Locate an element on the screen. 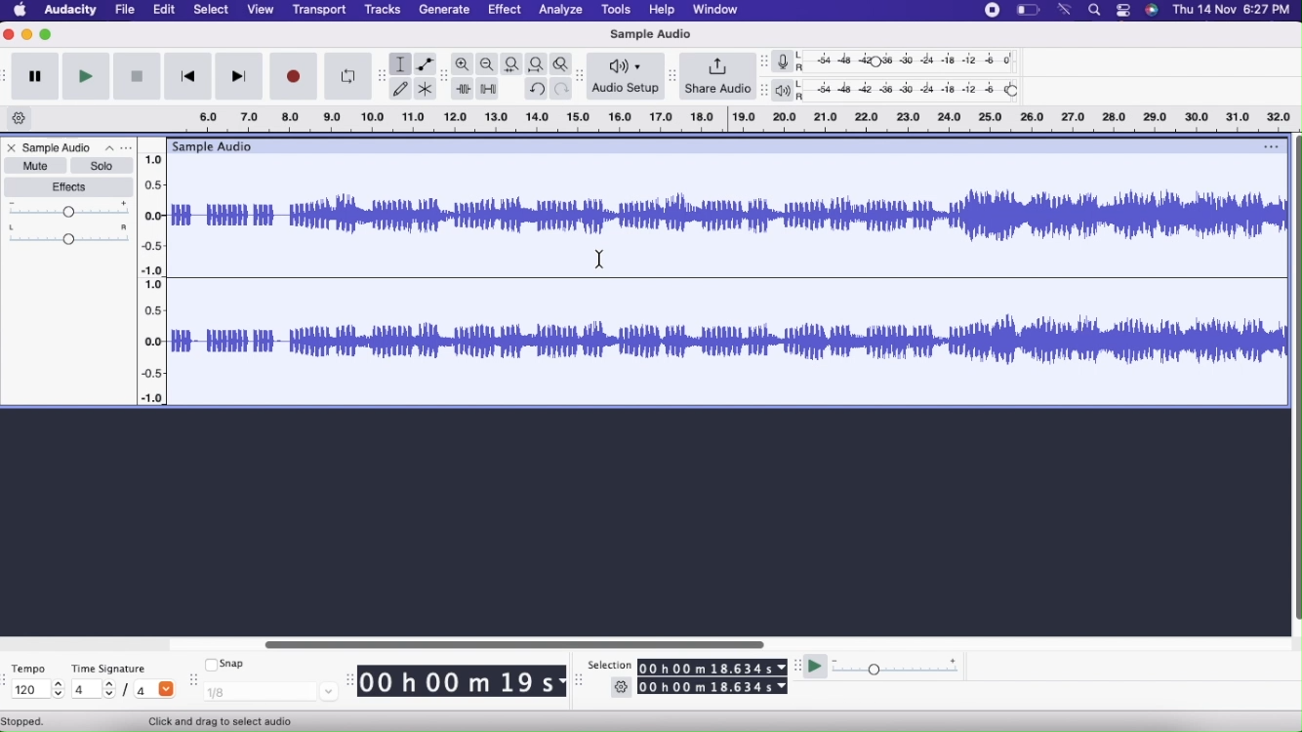 Image resolution: width=1302 pixels, height=732 pixels. Undo is located at coordinates (536, 89).